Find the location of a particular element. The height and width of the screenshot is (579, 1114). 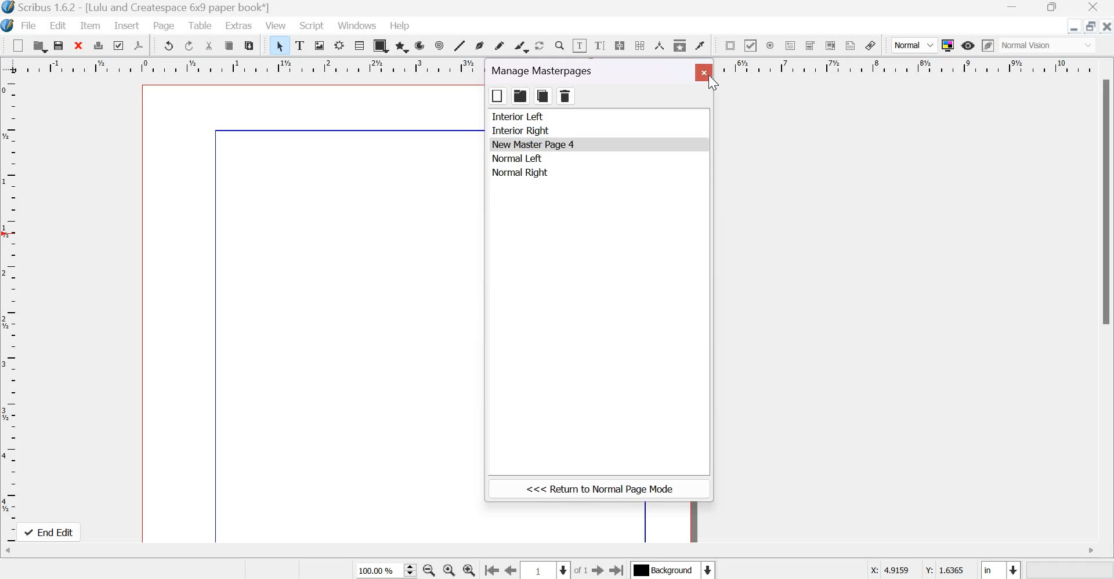

preflight verifier is located at coordinates (120, 45).